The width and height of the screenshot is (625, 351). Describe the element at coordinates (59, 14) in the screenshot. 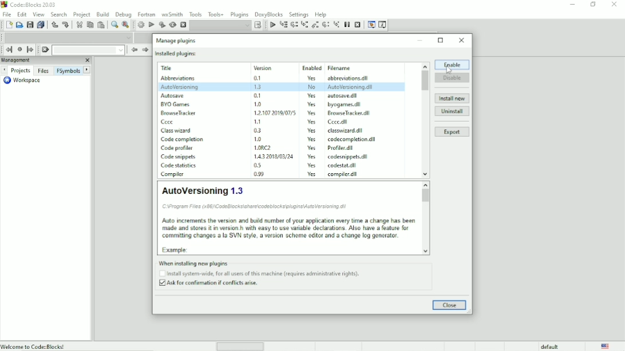

I see `Search` at that location.